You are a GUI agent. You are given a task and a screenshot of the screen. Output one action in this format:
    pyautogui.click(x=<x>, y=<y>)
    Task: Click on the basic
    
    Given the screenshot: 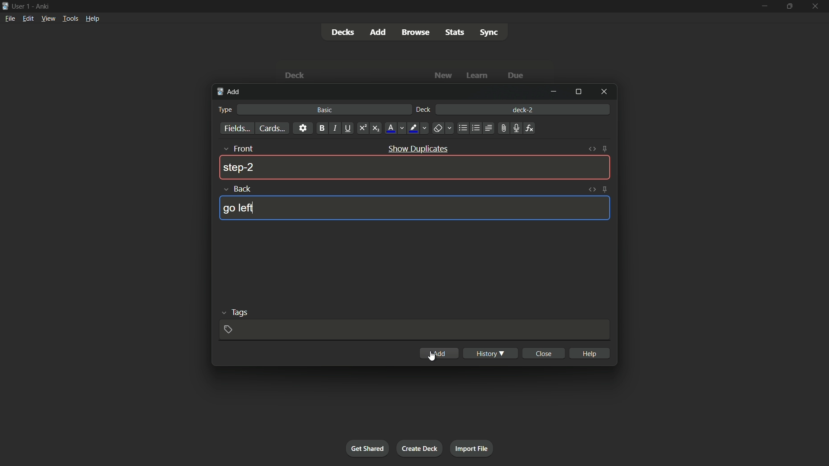 What is the action you would take?
    pyautogui.click(x=324, y=110)
    